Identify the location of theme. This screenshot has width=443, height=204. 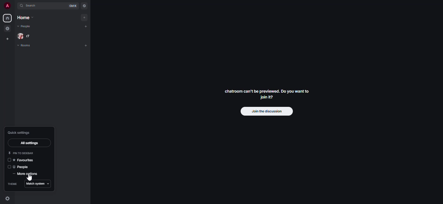
(13, 184).